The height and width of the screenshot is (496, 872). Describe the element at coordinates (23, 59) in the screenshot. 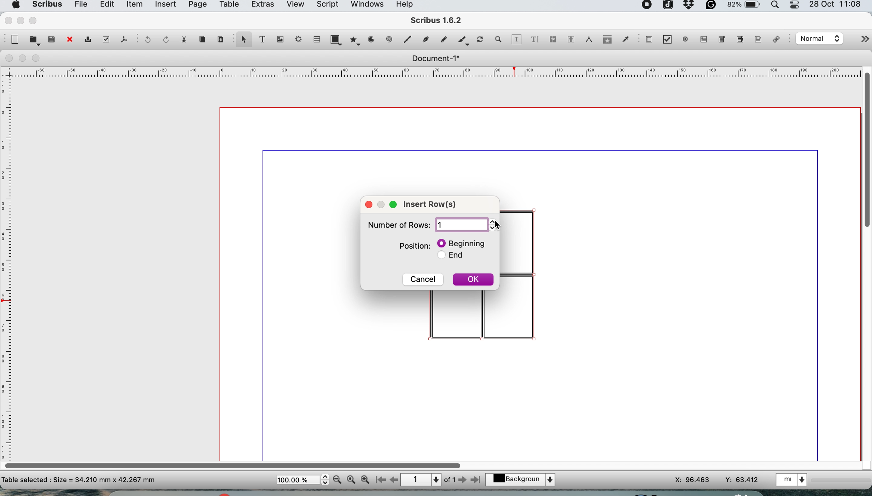

I see `minimise` at that location.